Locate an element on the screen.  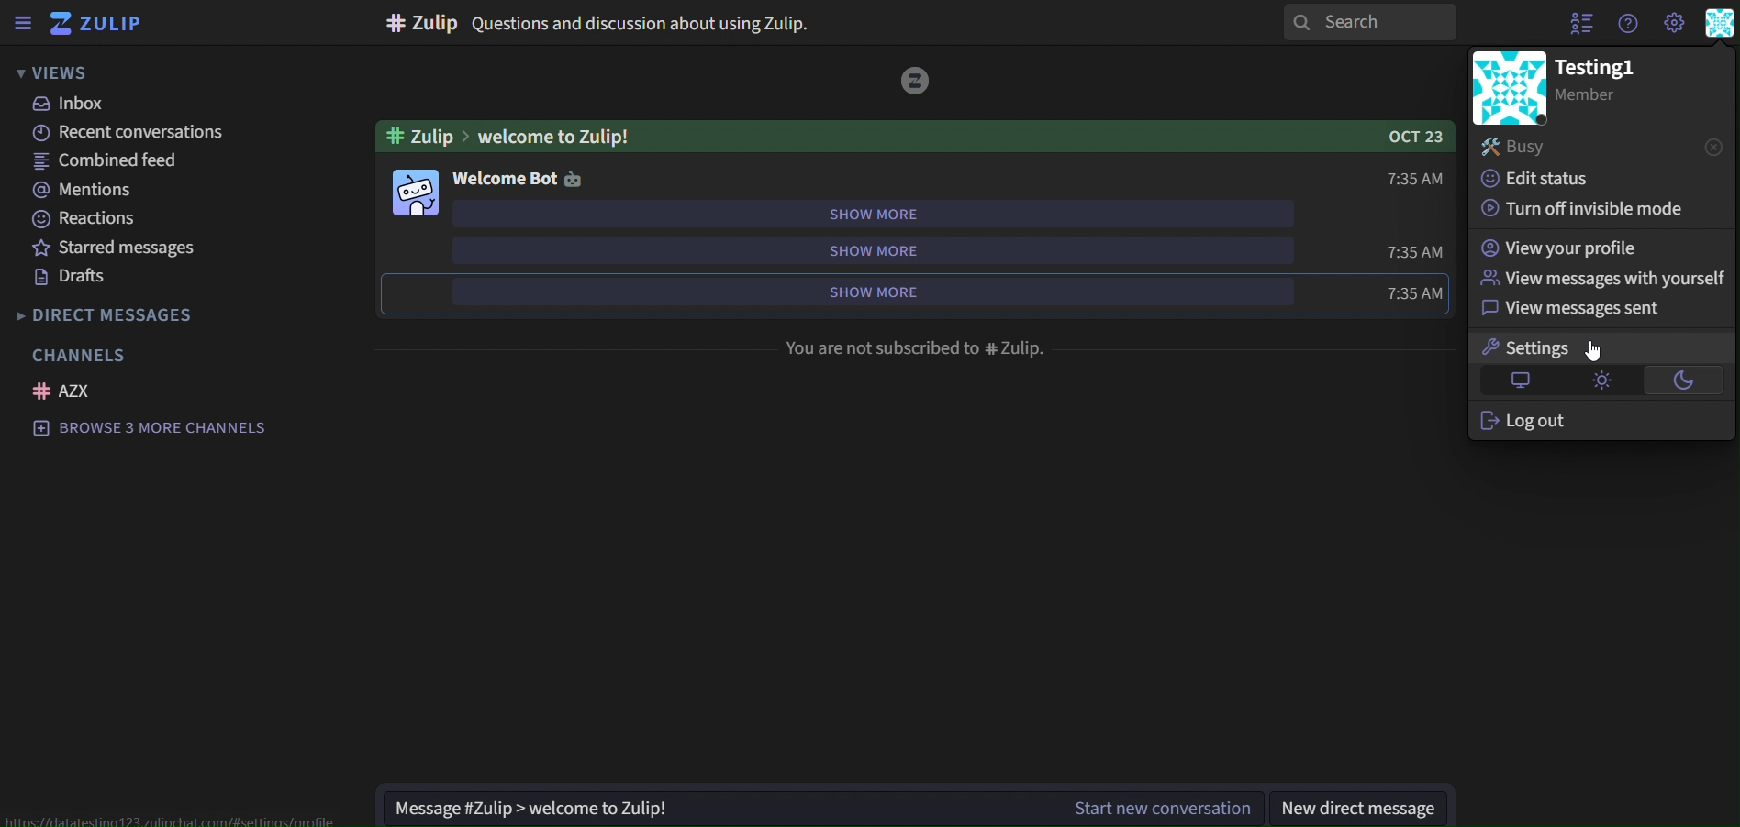
log out is located at coordinates (1530, 419).